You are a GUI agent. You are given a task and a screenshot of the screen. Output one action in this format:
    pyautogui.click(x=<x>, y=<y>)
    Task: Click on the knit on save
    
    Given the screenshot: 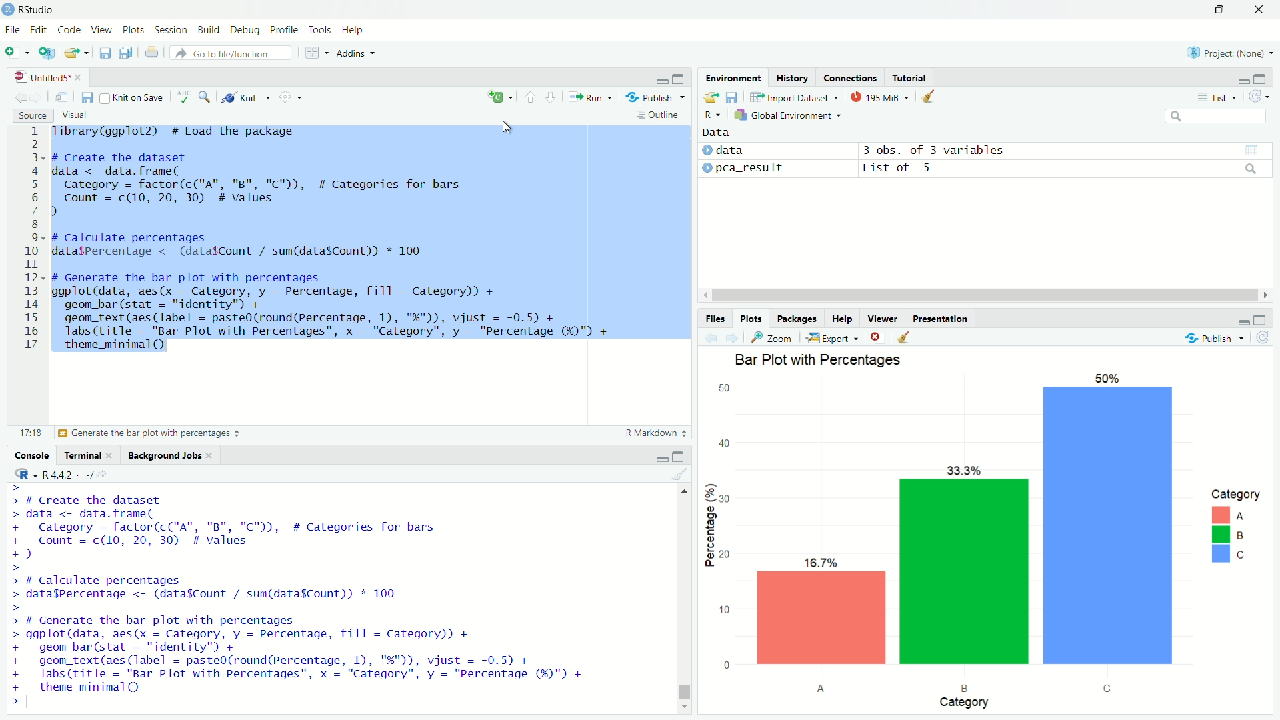 What is the action you would take?
    pyautogui.click(x=133, y=98)
    